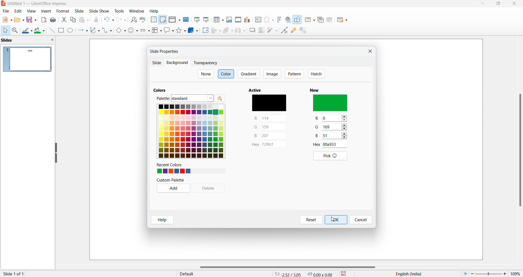  What do you see at coordinates (156, 63) in the screenshot?
I see `slide` at bounding box center [156, 63].